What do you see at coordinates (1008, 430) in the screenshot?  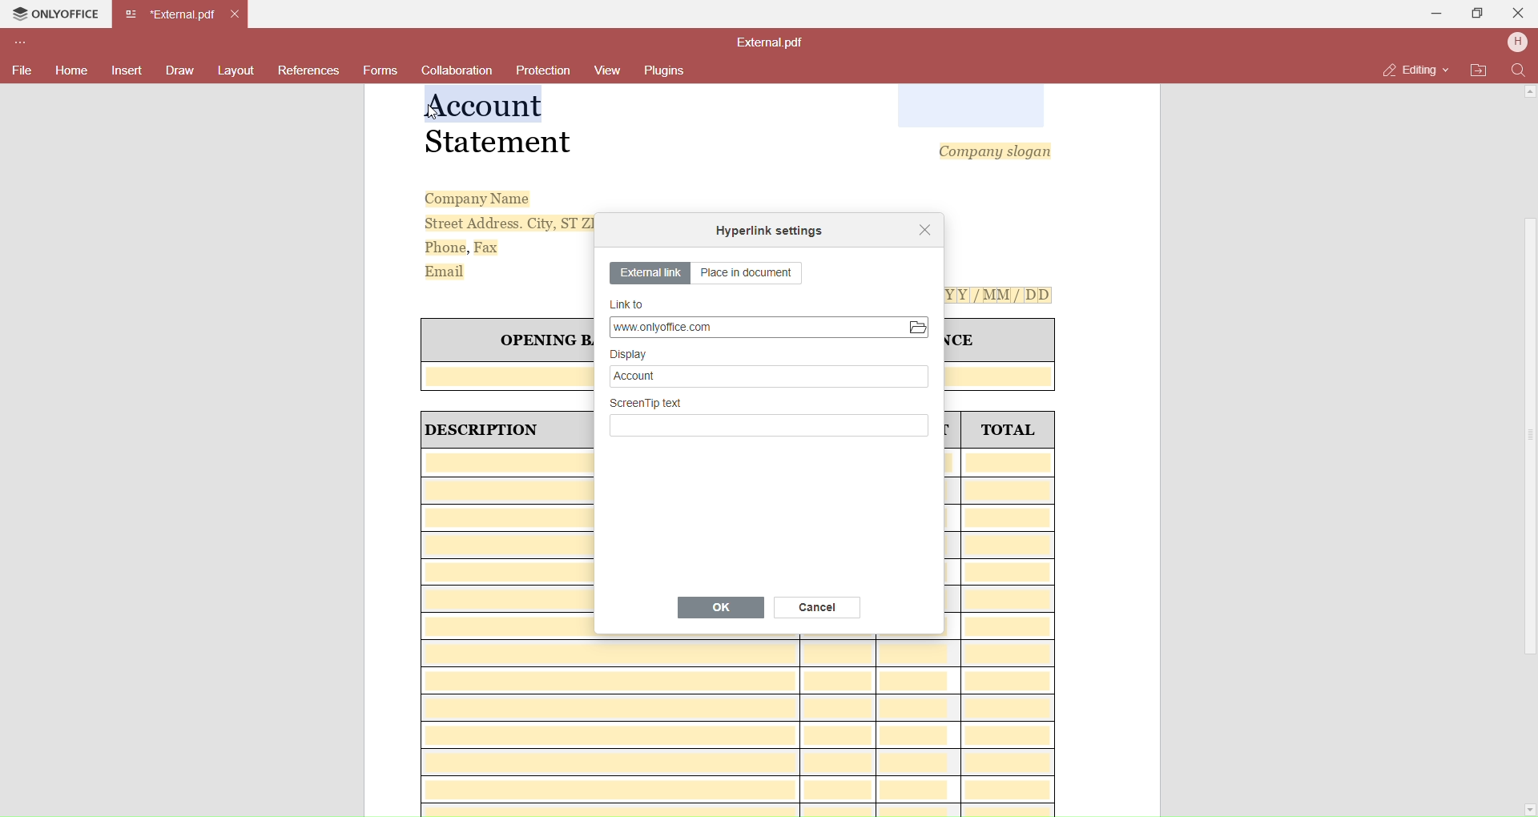 I see `TOTAL` at bounding box center [1008, 430].